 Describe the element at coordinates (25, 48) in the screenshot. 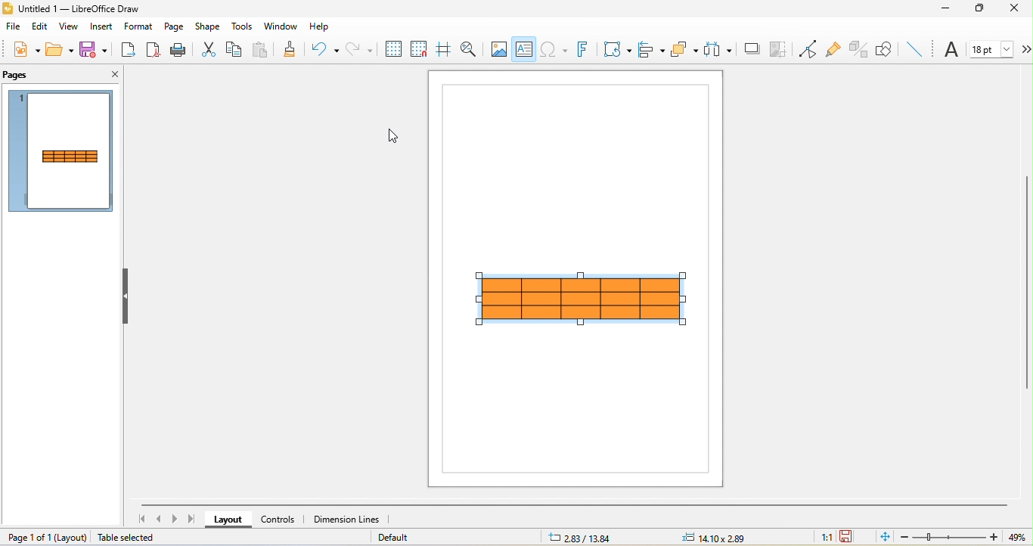

I see `new` at that location.